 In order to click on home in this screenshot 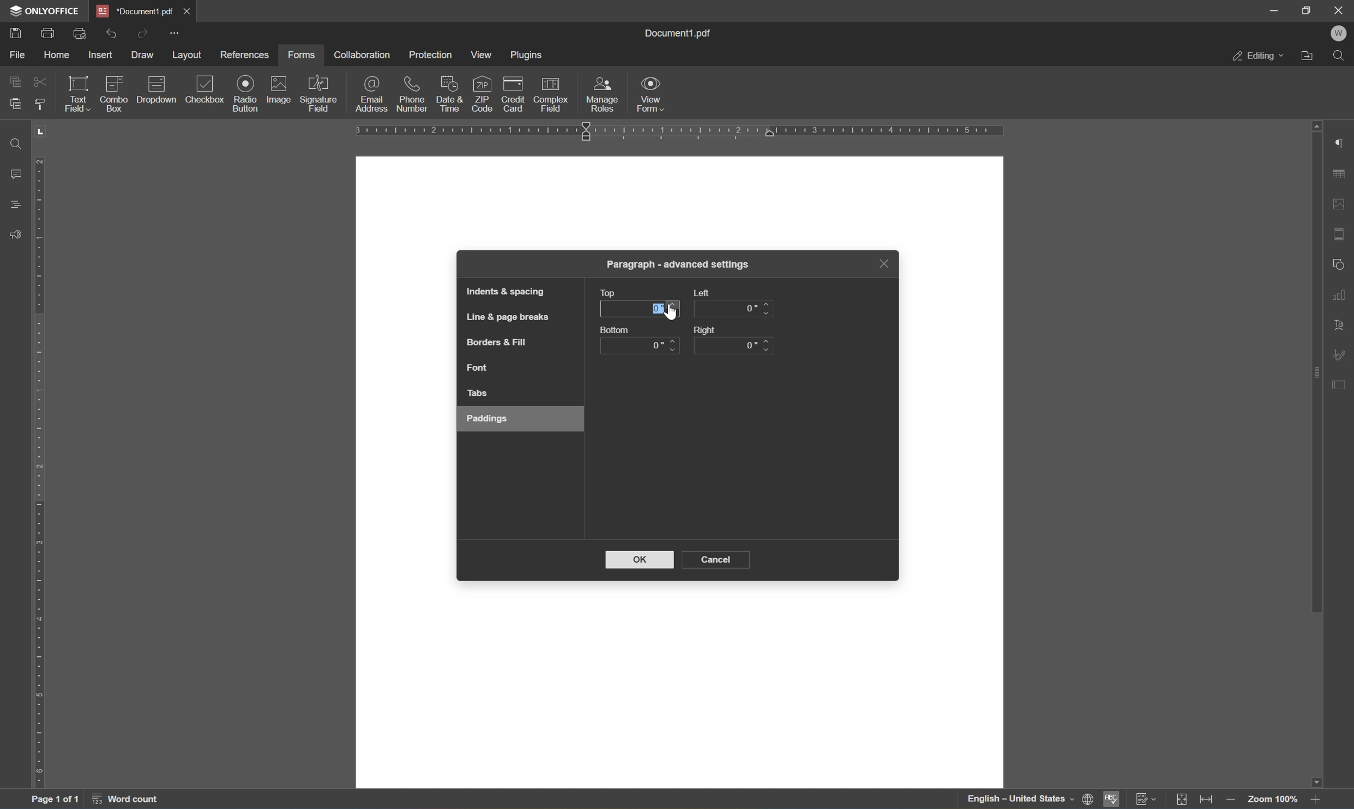, I will do `click(58, 55)`.